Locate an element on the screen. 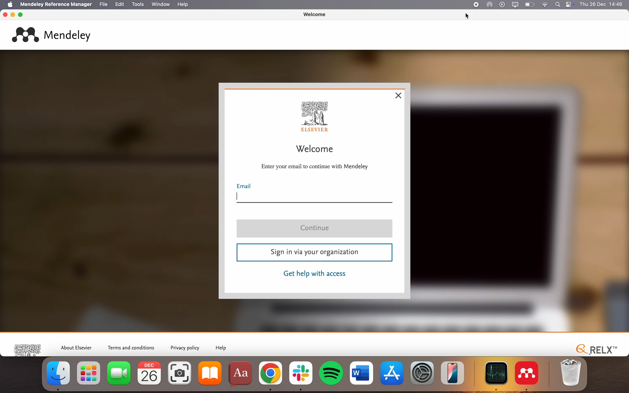 Image resolution: width=629 pixels, height=393 pixels. relx  is located at coordinates (595, 348).